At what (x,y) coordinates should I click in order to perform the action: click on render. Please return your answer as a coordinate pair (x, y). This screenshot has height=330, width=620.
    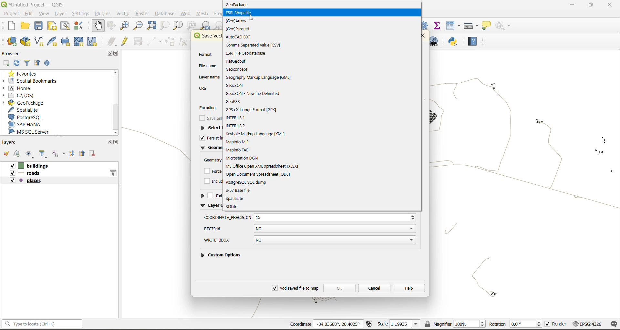
    Looking at the image, I should click on (556, 324).